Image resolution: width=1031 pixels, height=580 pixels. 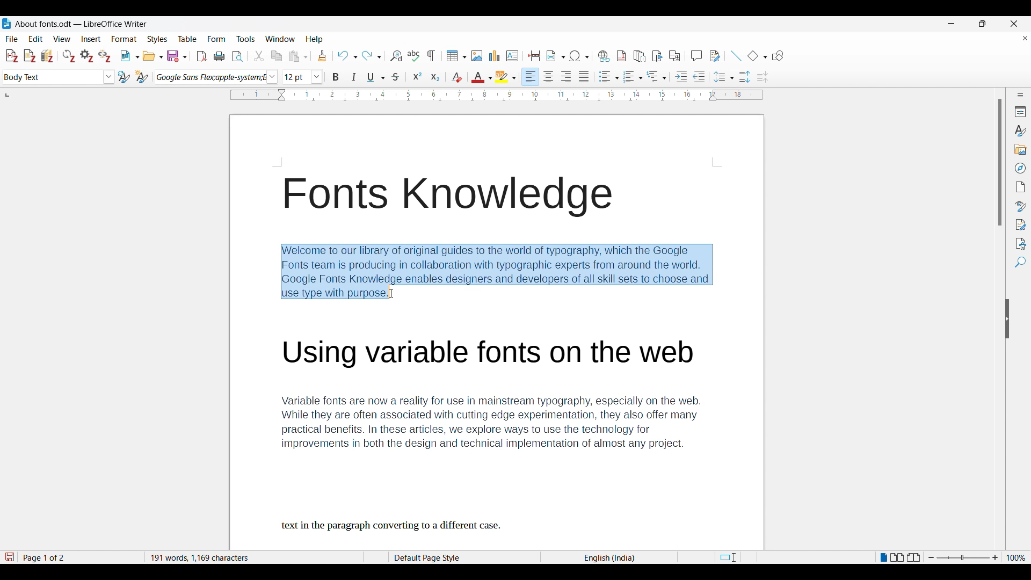 I want to click on Decrease indent, so click(x=699, y=77).